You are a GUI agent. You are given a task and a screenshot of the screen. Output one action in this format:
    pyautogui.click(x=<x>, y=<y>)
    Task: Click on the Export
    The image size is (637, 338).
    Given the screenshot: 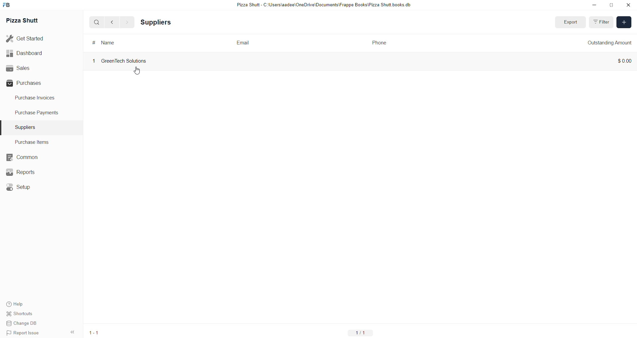 What is the action you would take?
    pyautogui.click(x=570, y=23)
    